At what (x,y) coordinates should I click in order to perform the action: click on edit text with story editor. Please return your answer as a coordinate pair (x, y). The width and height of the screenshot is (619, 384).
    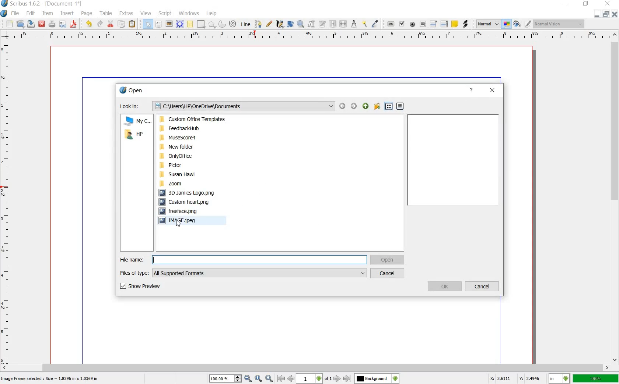
    Looking at the image, I should click on (322, 24).